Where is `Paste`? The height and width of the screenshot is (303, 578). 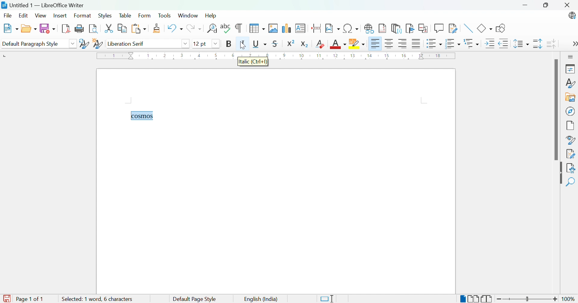
Paste is located at coordinates (138, 28).